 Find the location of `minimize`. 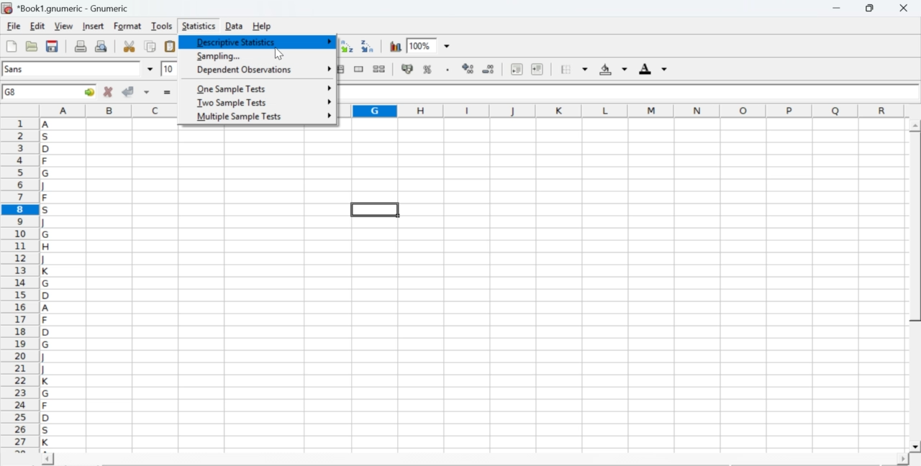

minimize is located at coordinates (838, 8).